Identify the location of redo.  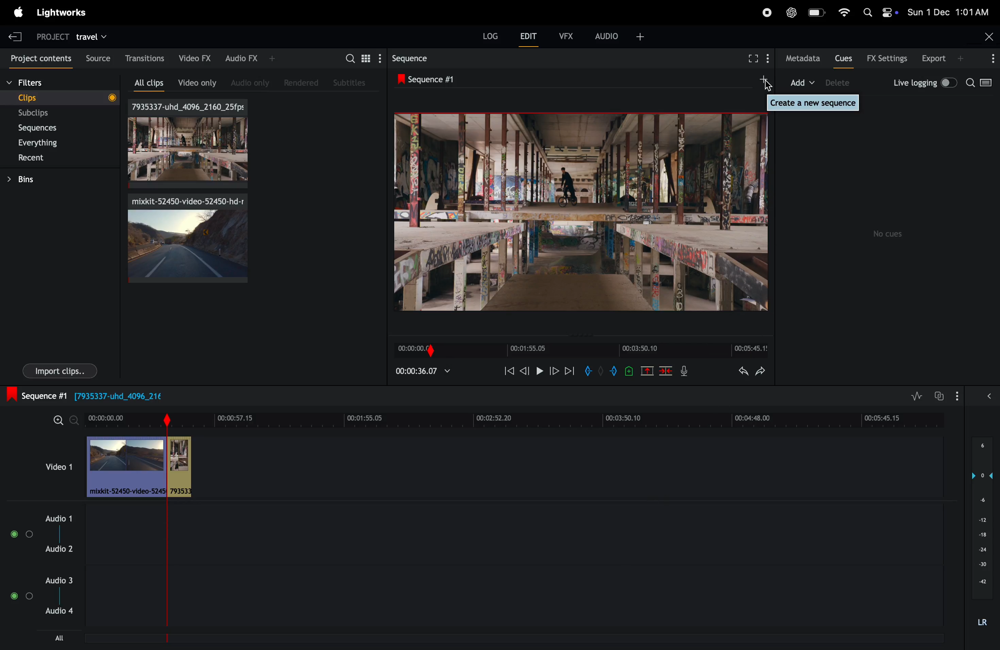
(761, 372).